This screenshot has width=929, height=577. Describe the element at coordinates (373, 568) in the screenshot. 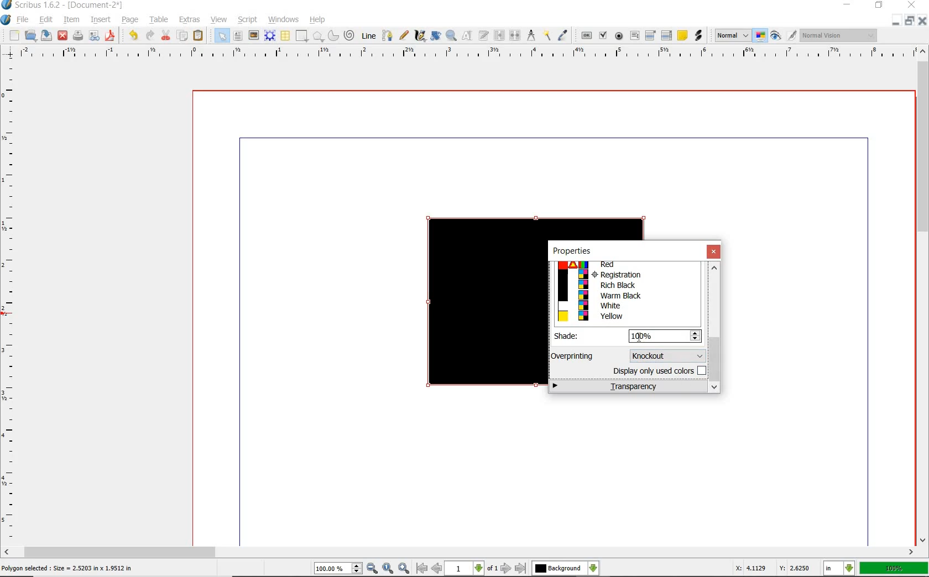

I see `zoom out` at that location.